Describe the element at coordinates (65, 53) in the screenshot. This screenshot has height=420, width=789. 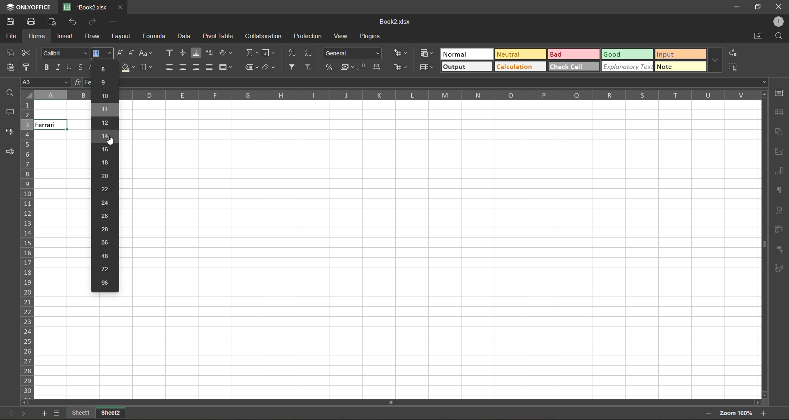
I see `font style` at that location.